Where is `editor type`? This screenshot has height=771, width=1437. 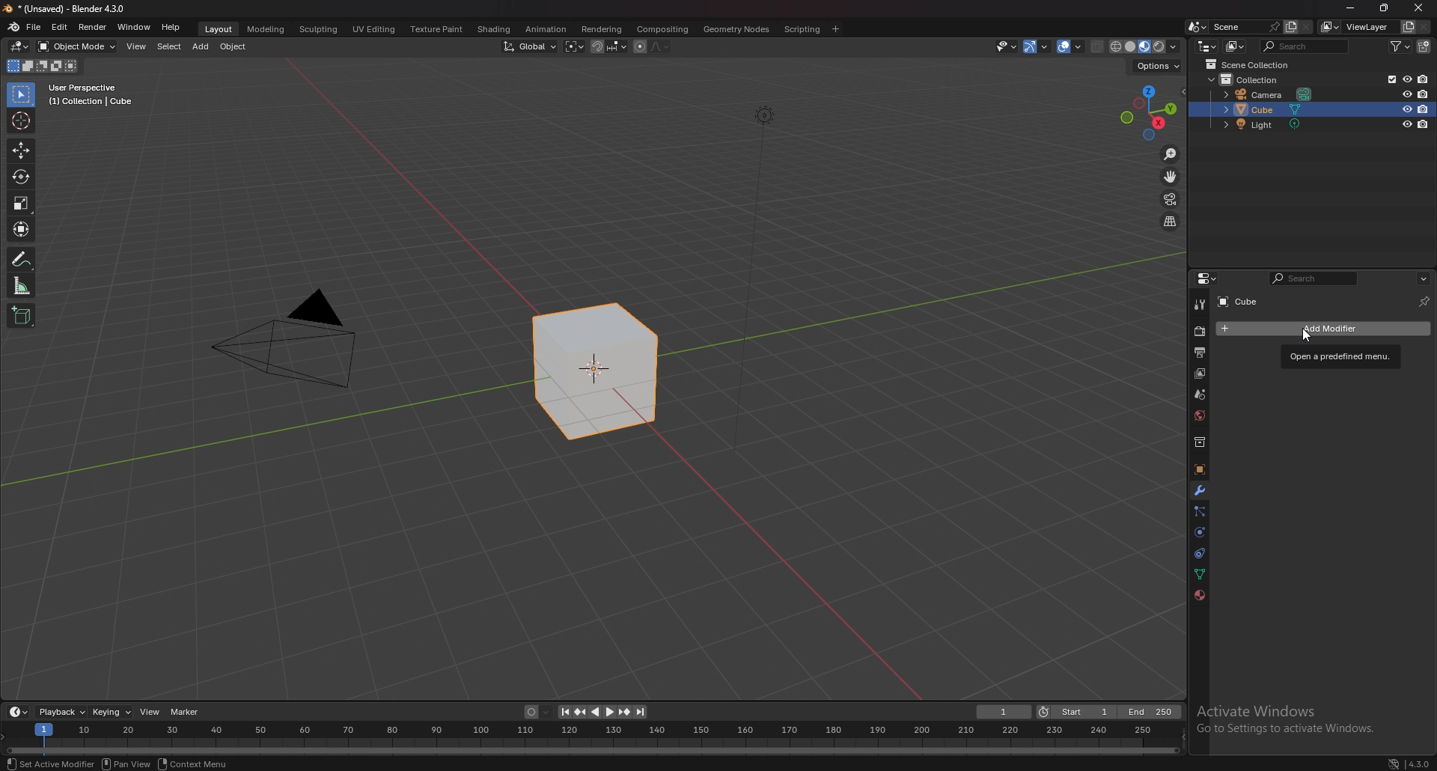 editor type is located at coordinates (1206, 46).